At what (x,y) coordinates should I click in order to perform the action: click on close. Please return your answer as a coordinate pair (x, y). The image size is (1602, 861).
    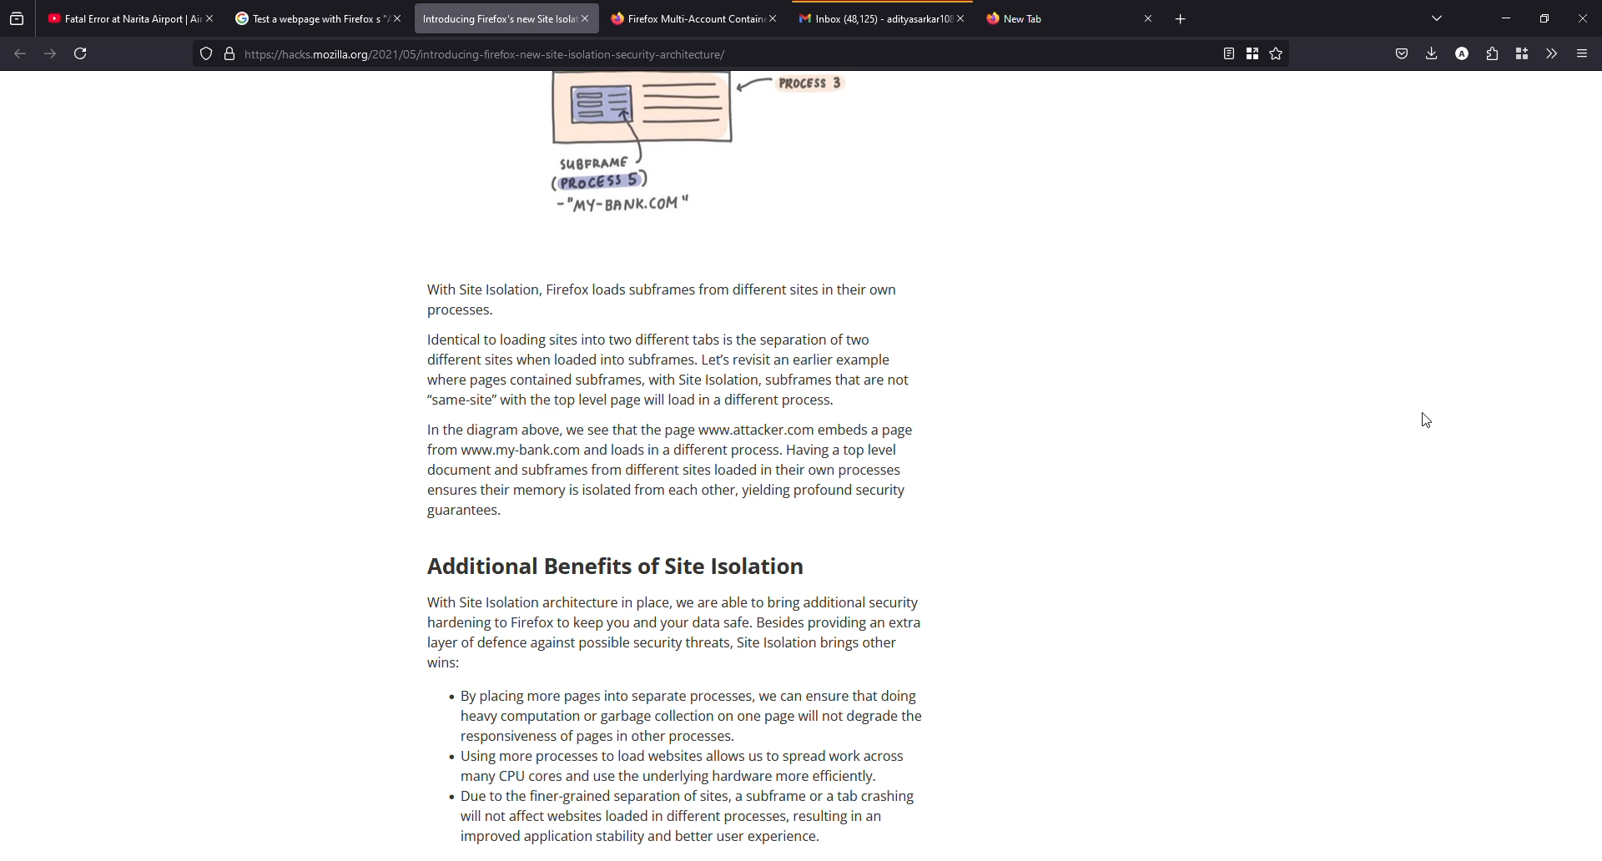
    Looking at the image, I should click on (395, 18).